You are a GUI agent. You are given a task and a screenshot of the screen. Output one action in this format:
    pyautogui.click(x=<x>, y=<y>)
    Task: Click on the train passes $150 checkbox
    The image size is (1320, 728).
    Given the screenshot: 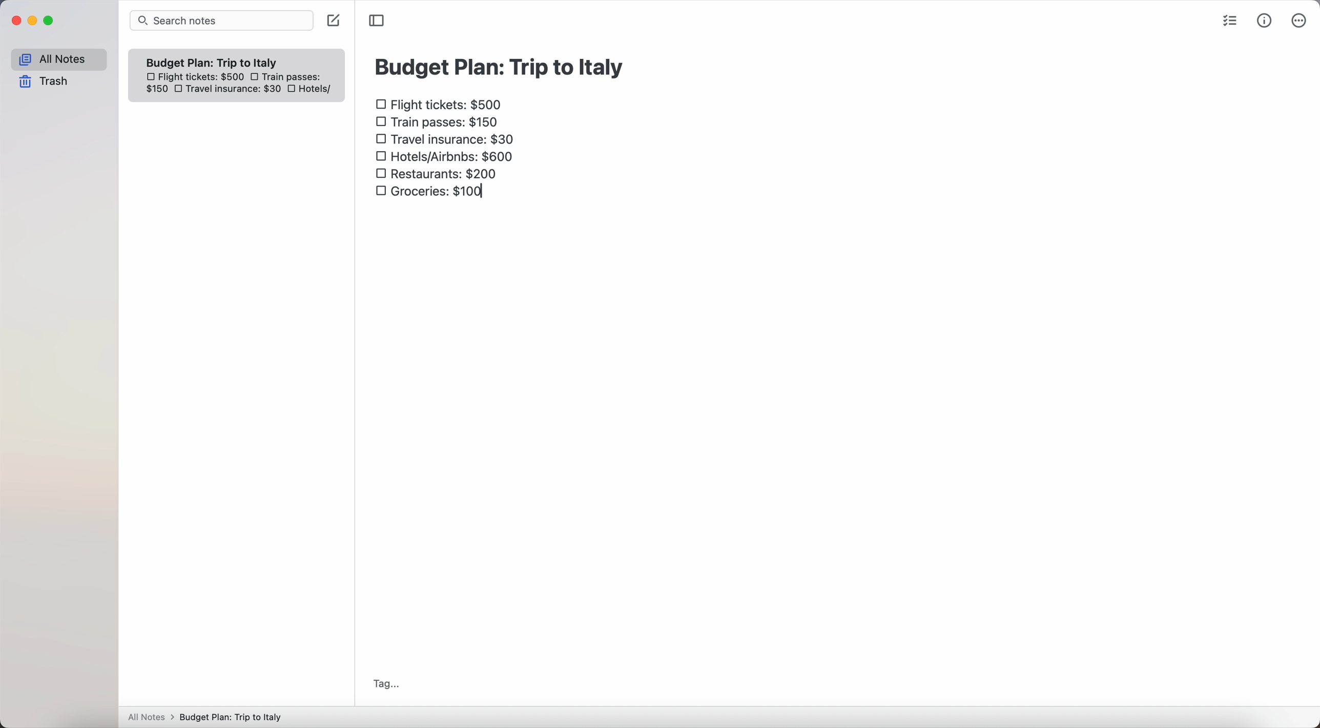 What is the action you would take?
    pyautogui.click(x=438, y=124)
    